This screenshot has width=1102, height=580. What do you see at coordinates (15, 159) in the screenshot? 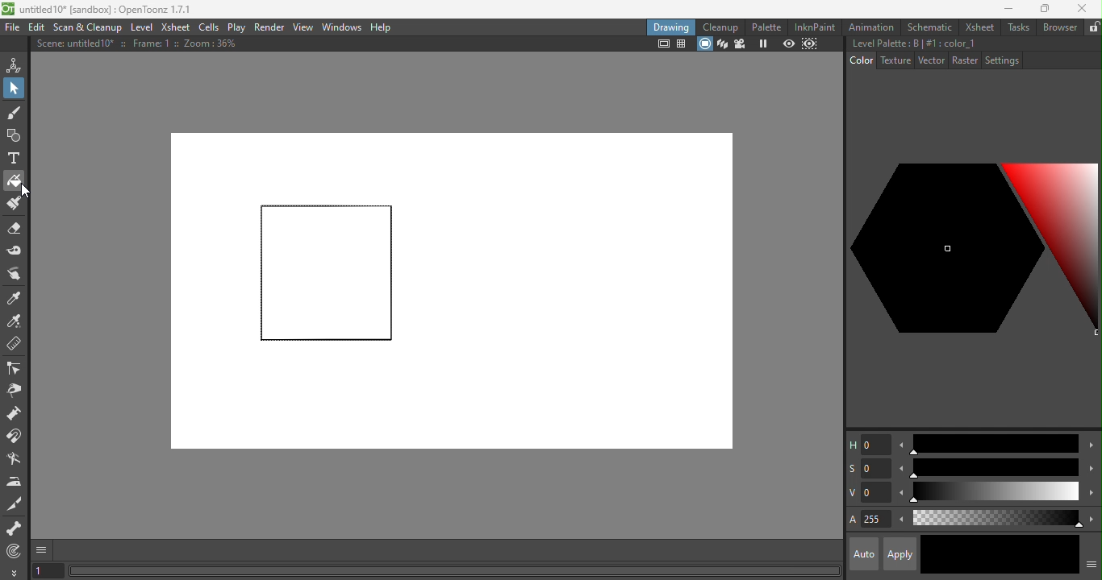
I see `Type tool` at bounding box center [15, 159].